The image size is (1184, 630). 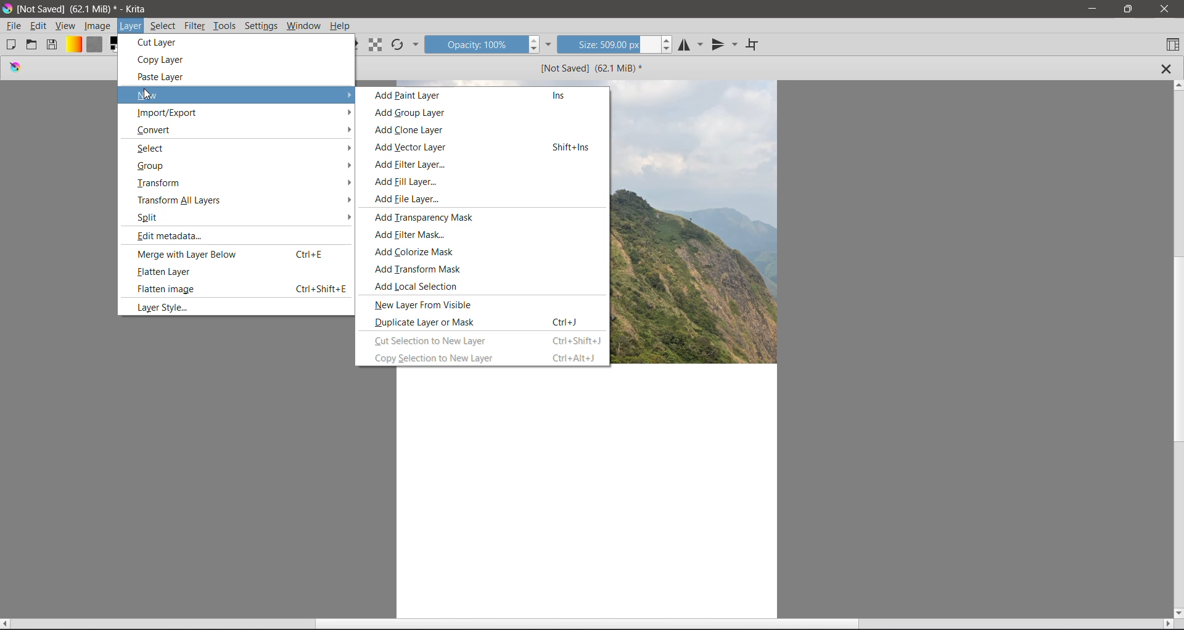 I want to click on Paste Layer, so click(x=163, y=77).